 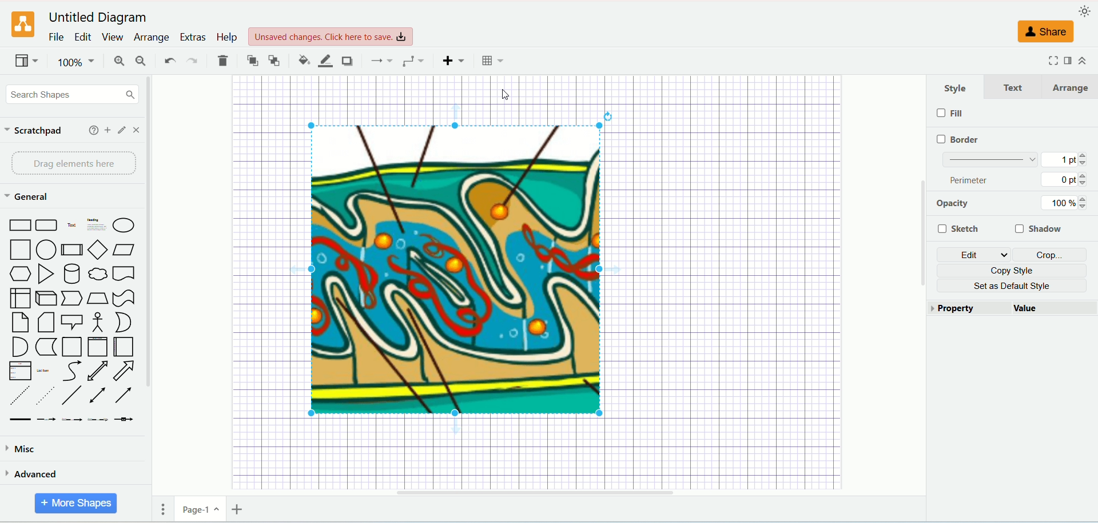 What do you see at coordinates (1083, 61) in the screenshot?
I see `collapse/expand` at bounding box center [1083, 61].